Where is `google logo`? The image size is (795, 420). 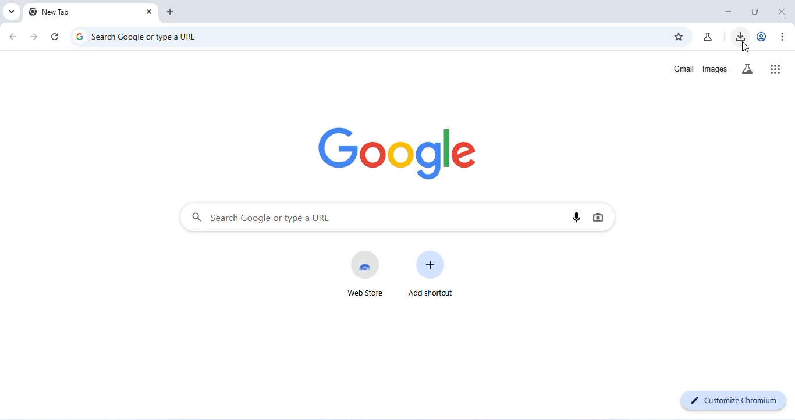 google logo is located at coordinates (396, 152).